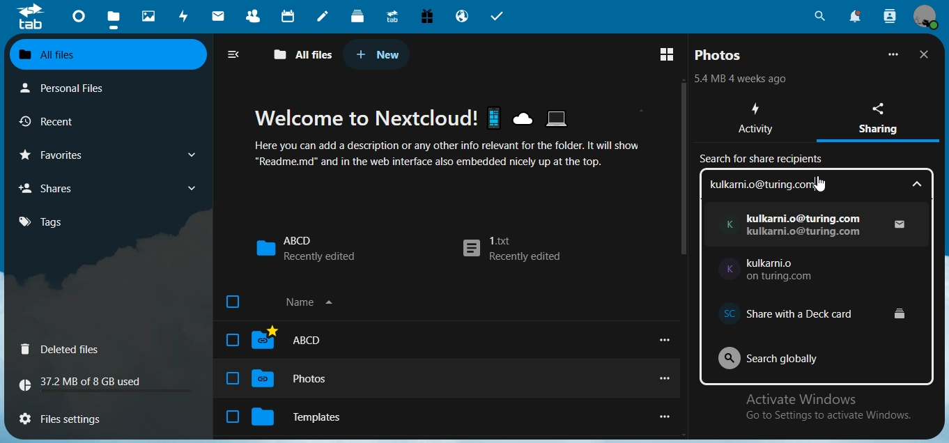 The image size is (949, 443). I want to click on upgrade, so click(395, 18).